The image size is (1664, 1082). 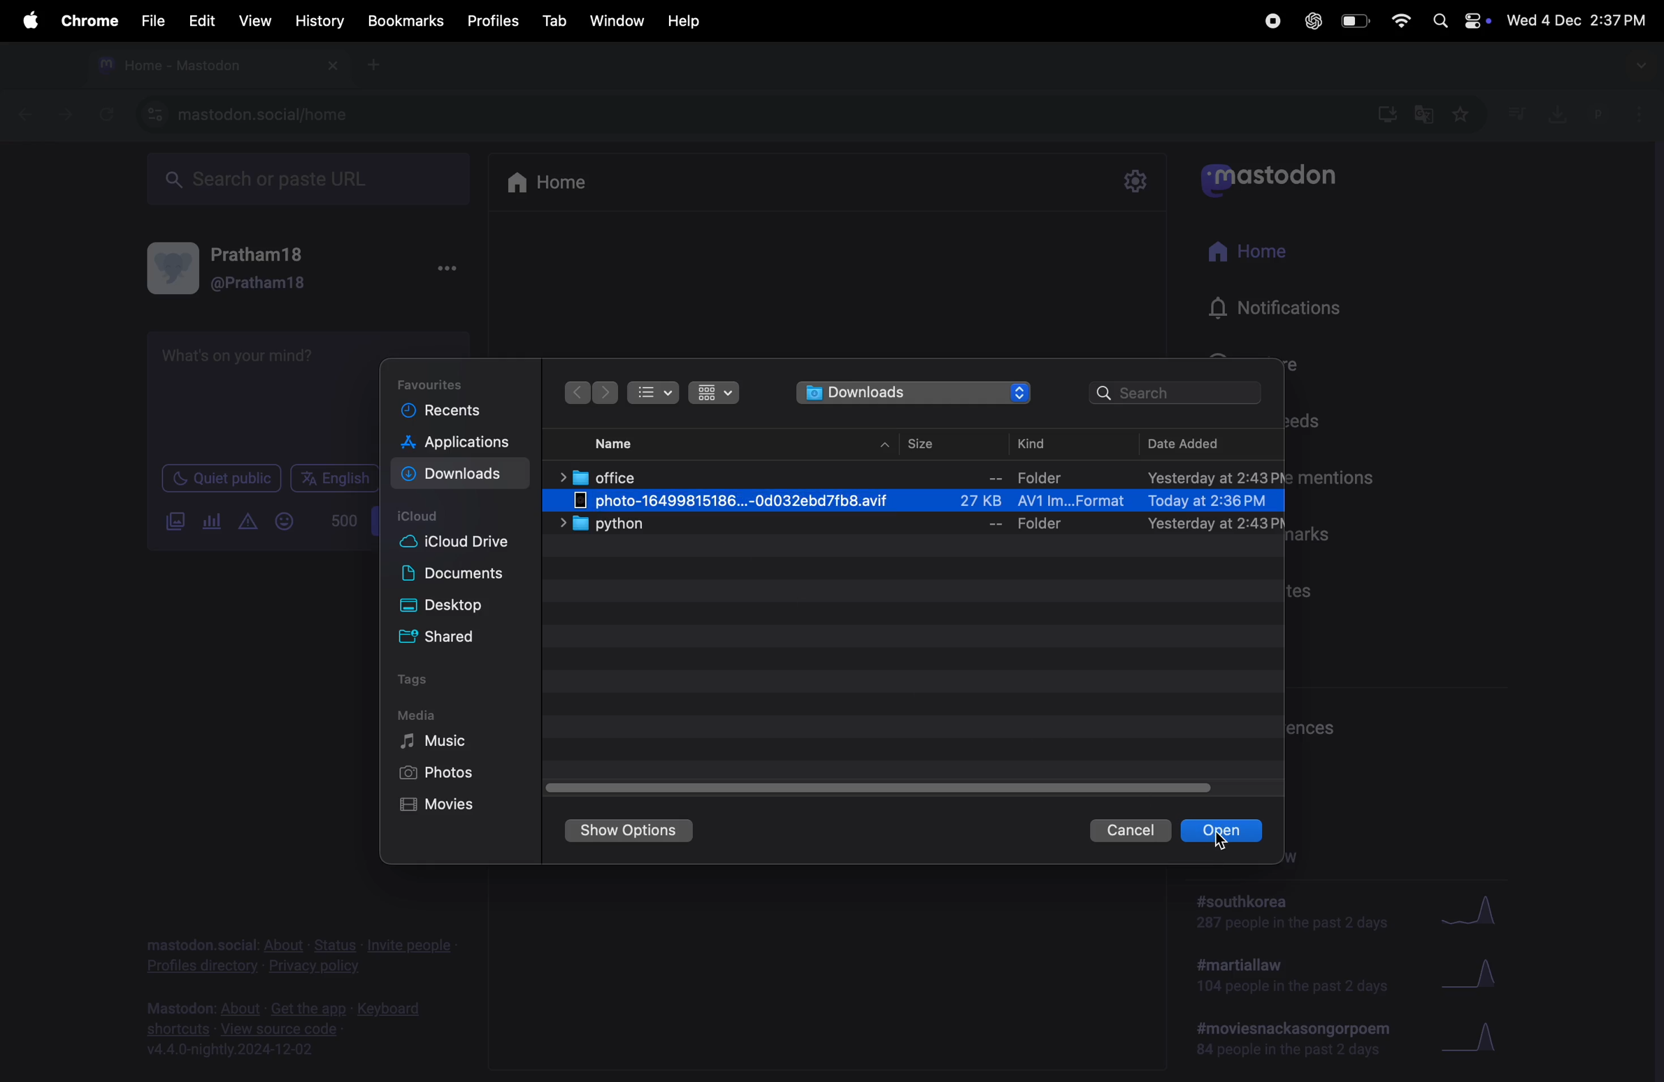 I want to click on backward, so click(x=27, y=113).